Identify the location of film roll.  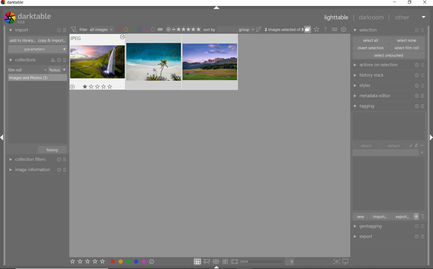
(16, 70).